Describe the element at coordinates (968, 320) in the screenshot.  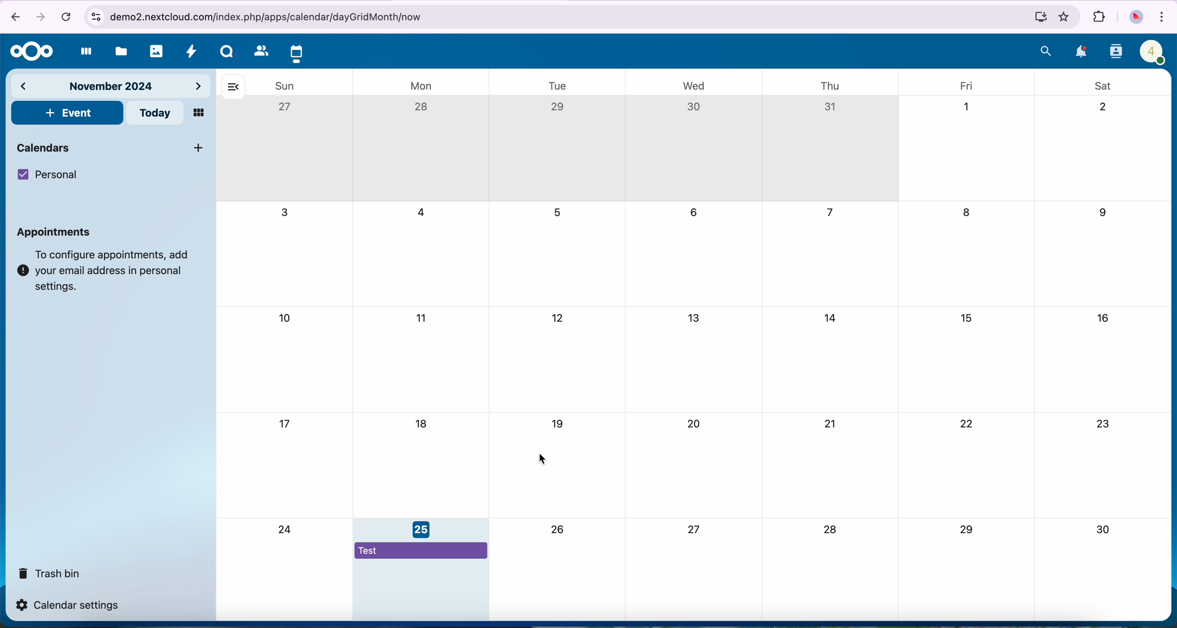
I see `15` at that location.